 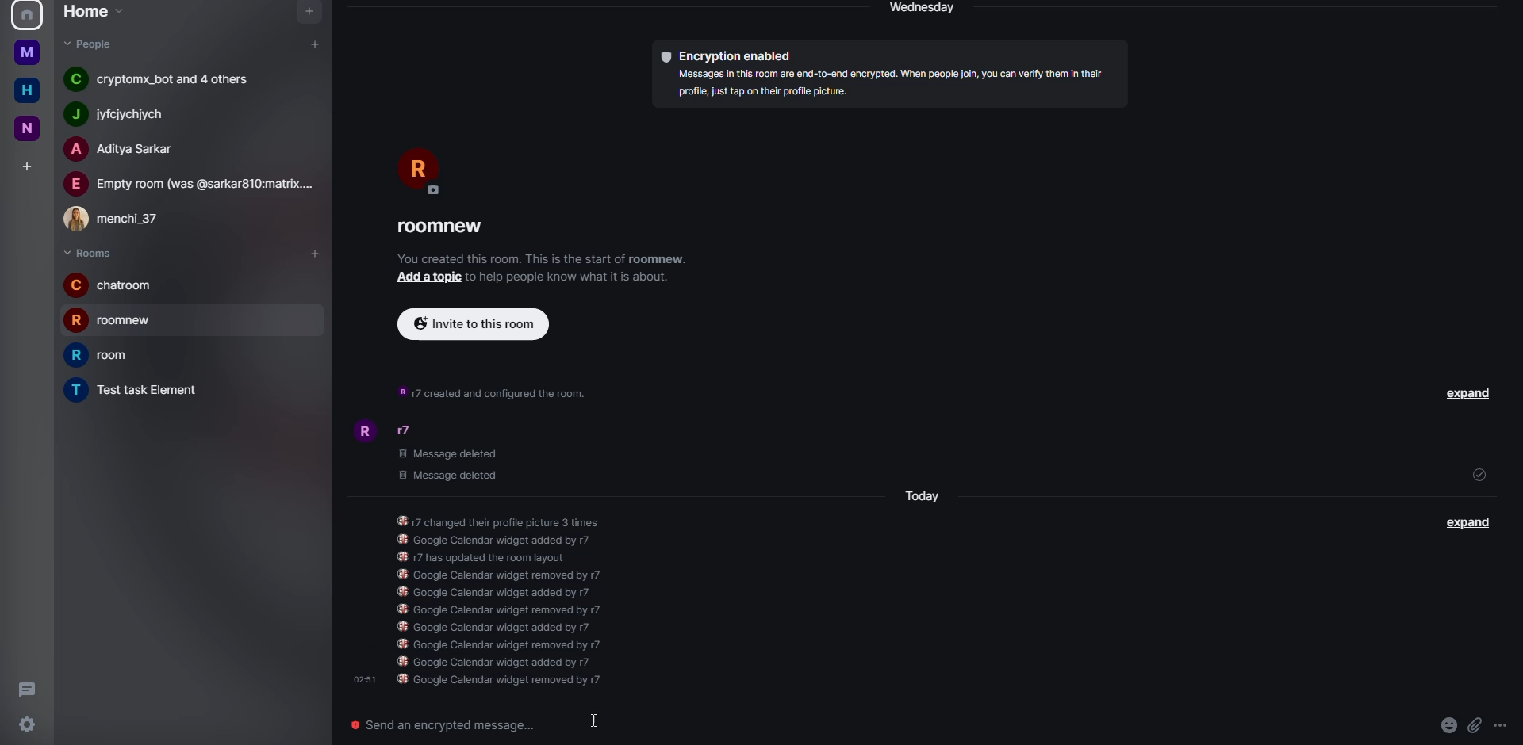 I want to click on rooms, so click(x=89, y=252).